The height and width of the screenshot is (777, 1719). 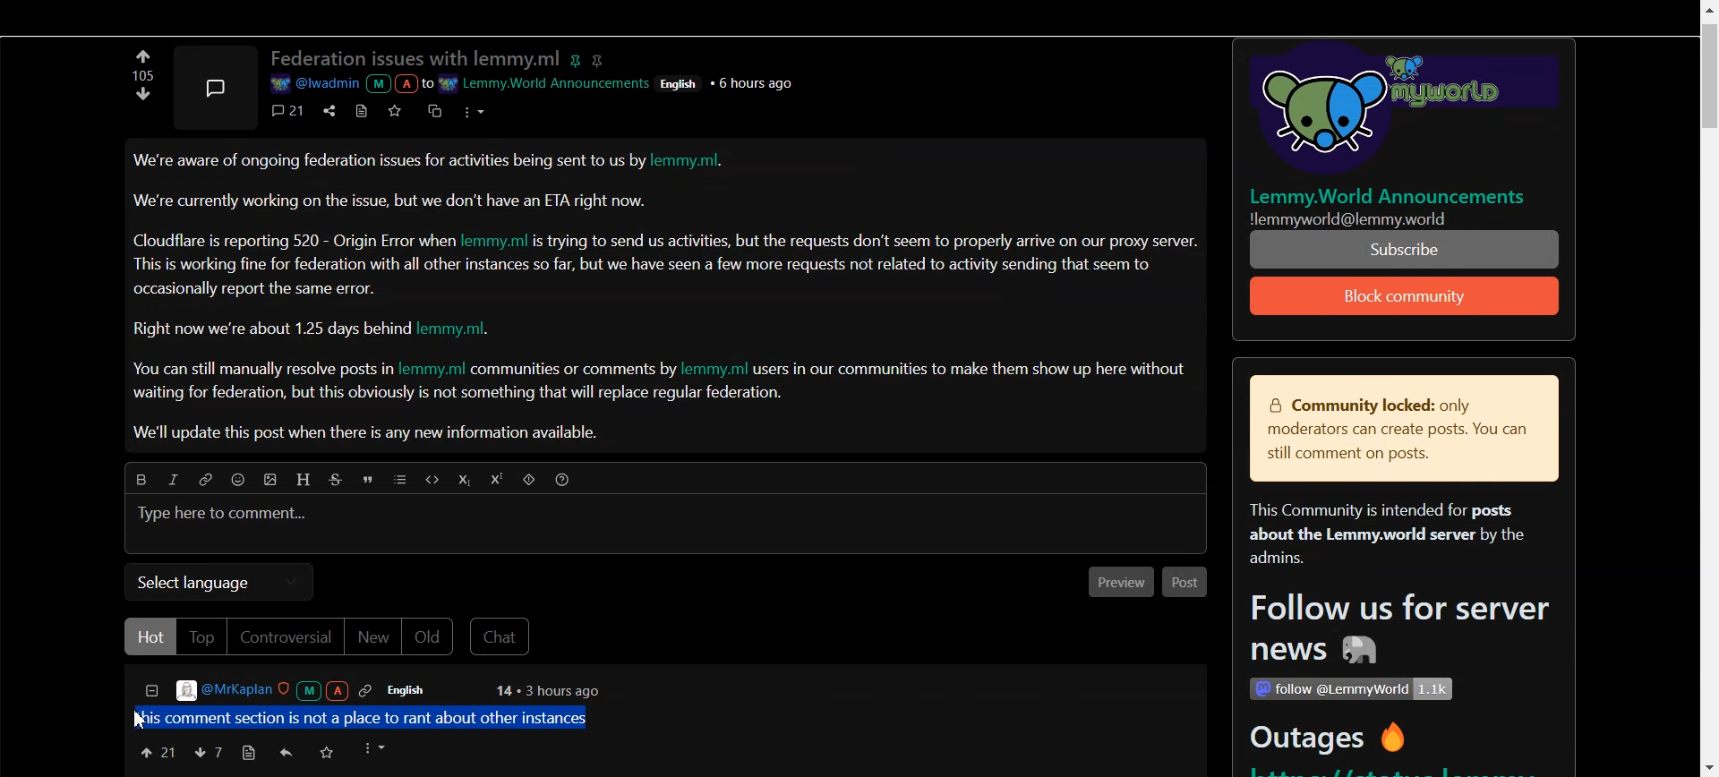 I want to click on Reply, so click(x=287, y=753).